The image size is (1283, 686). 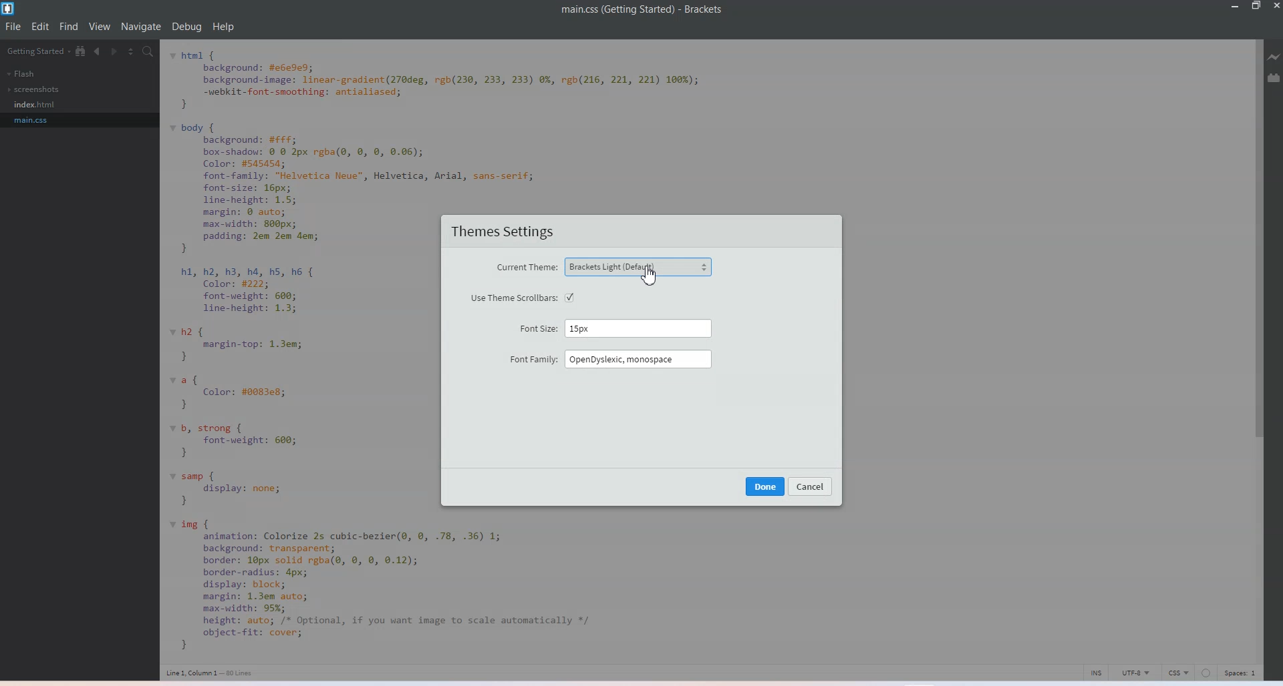 What do you see at coordinates (766, 486) in the screenshot?
I see `Done` at bounding box center [766, 486].